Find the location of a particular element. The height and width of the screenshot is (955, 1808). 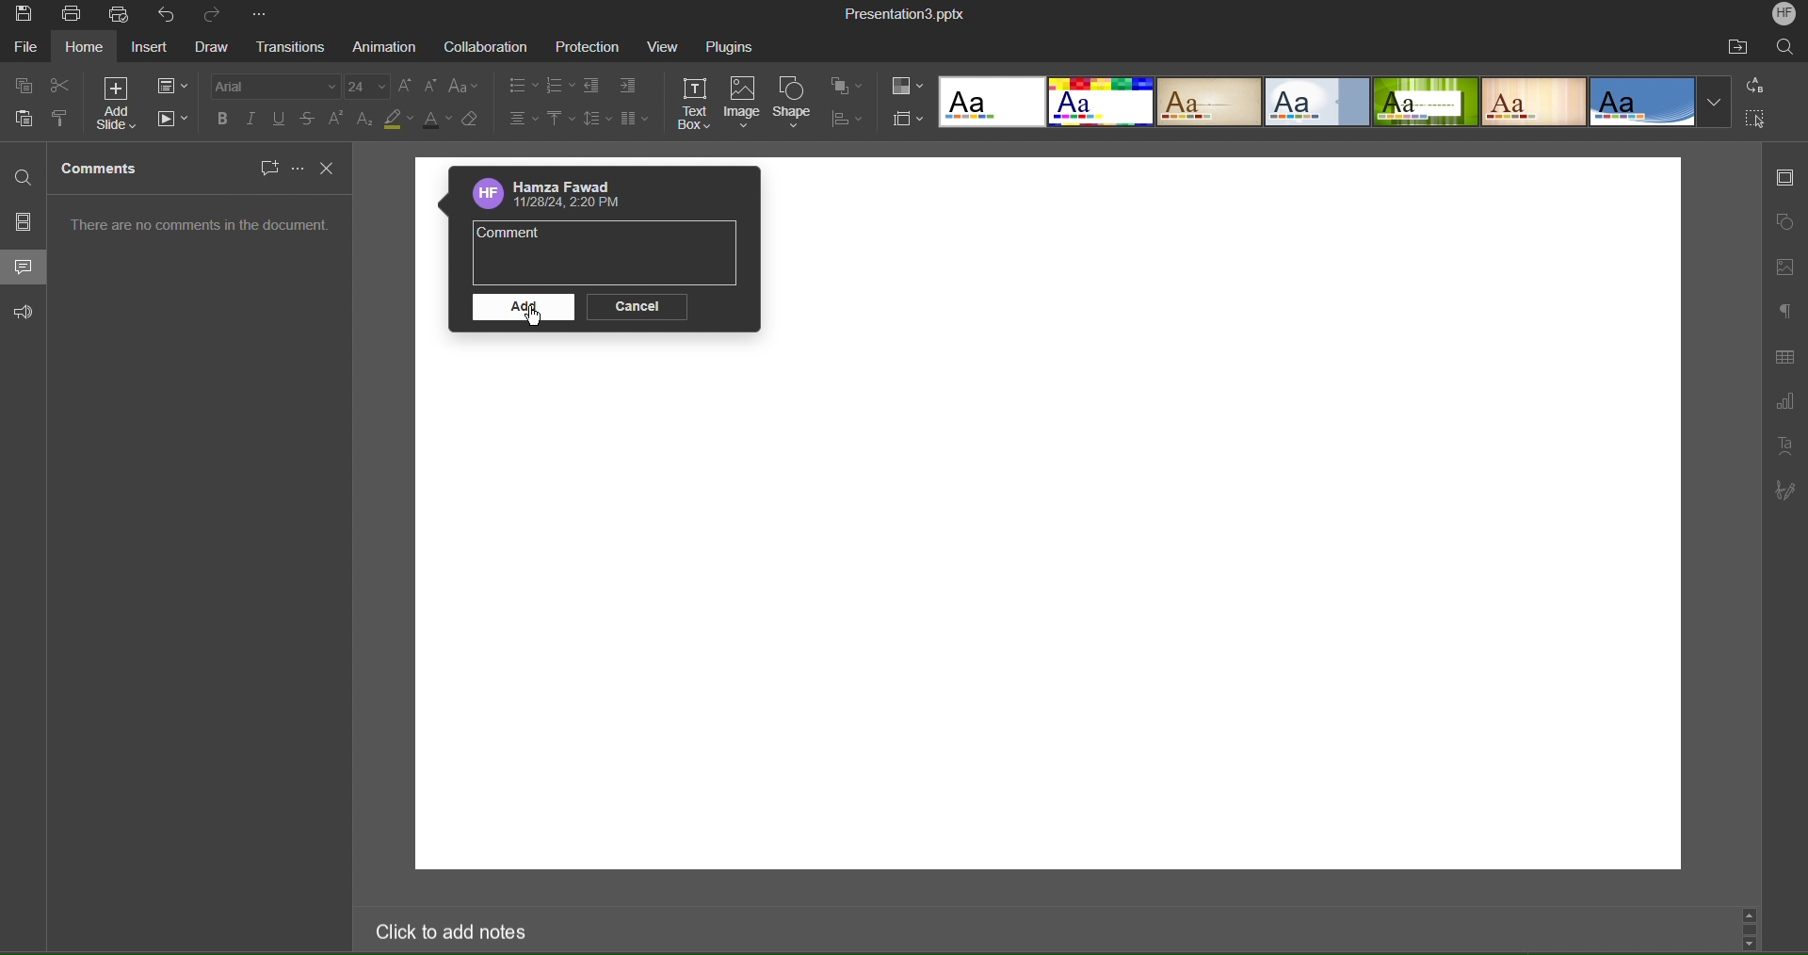

File is located at coordinates (24, 48).